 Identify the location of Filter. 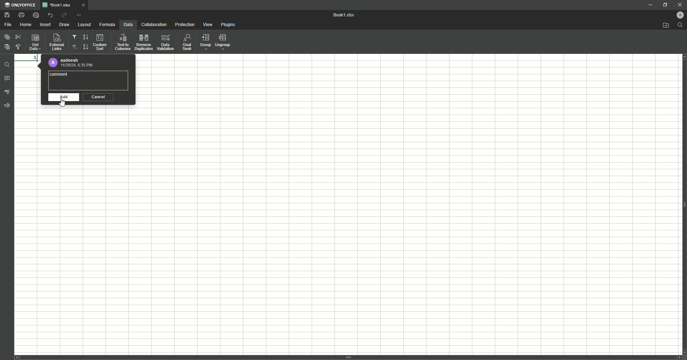
(75, 38).